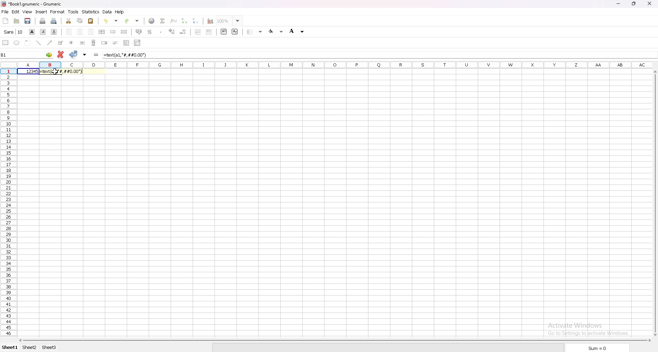 The width and height of the screenshot is (658, 352). What do you see at coordinates (16, 21) in the screenshot?
I see `open` at bounding box center [16, 21].